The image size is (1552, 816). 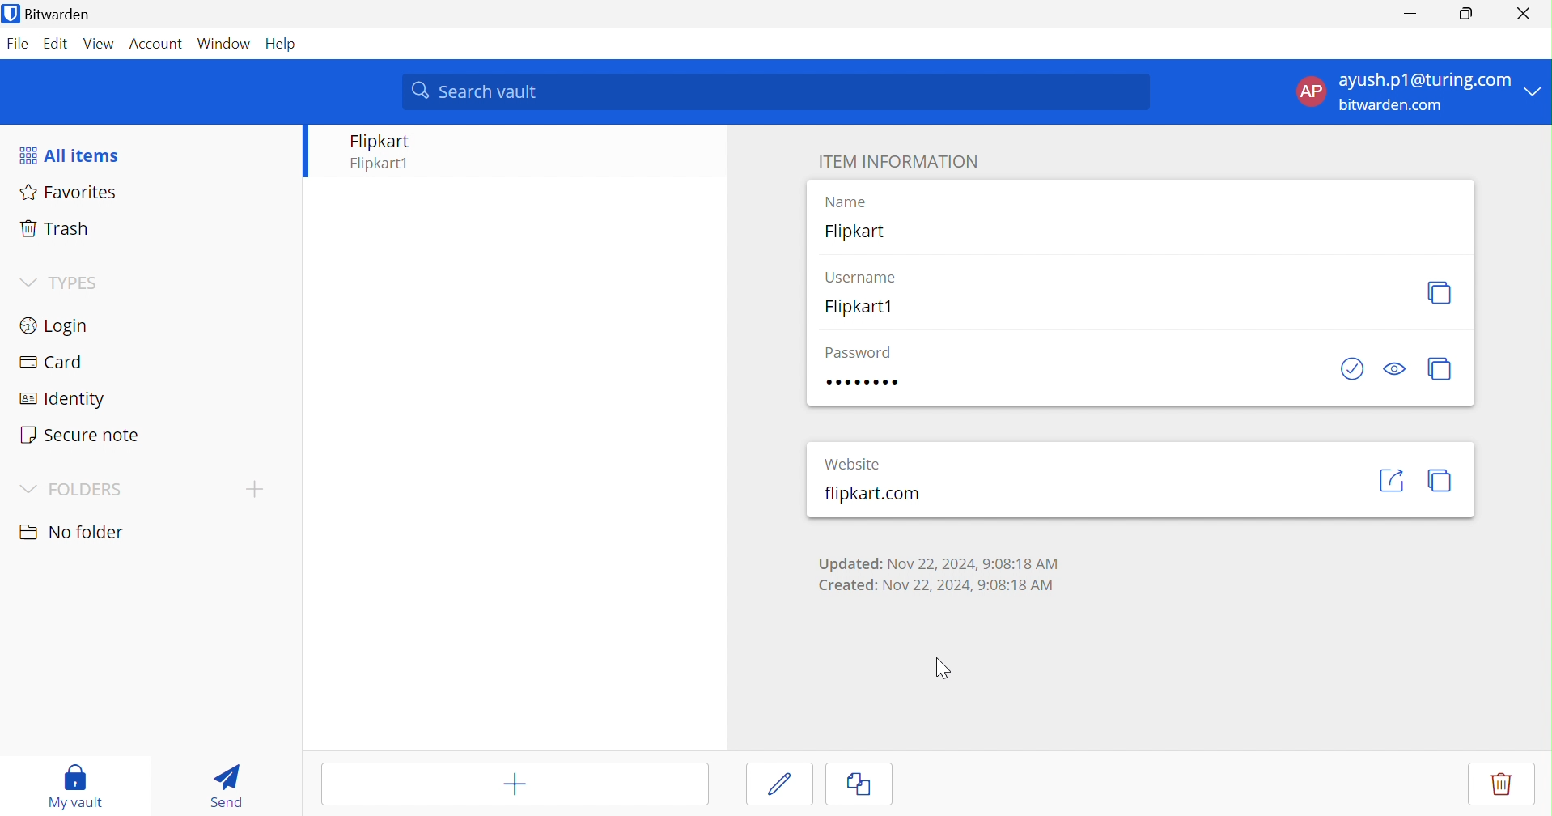 What do you see at coordinates (78, 785) in the screenshot?
I see `My vault` at bounding box center [78, 785].